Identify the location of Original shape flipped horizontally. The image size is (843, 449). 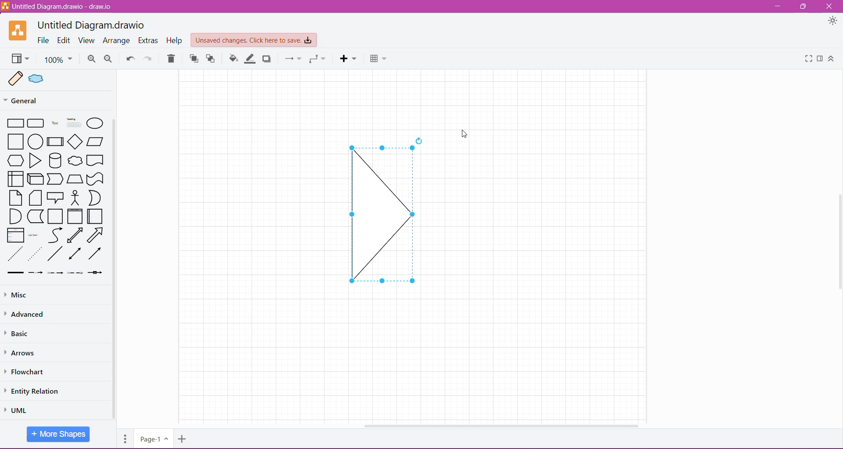
(384, 213).